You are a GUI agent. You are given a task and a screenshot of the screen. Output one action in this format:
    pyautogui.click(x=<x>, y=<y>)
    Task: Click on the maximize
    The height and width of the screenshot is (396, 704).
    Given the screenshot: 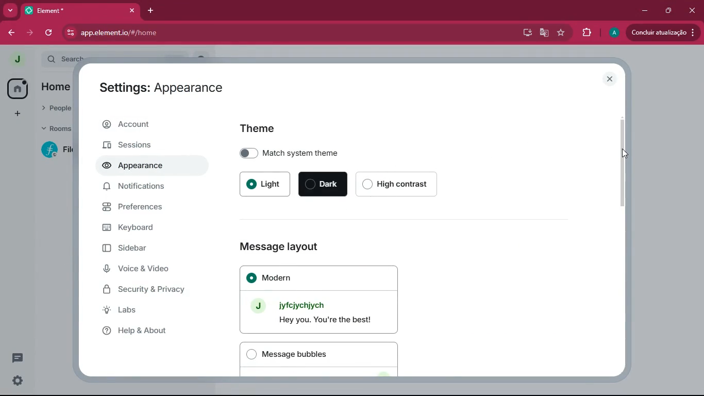 What is the action you would take?
    pyautogui.click(x=669, y=10)
    